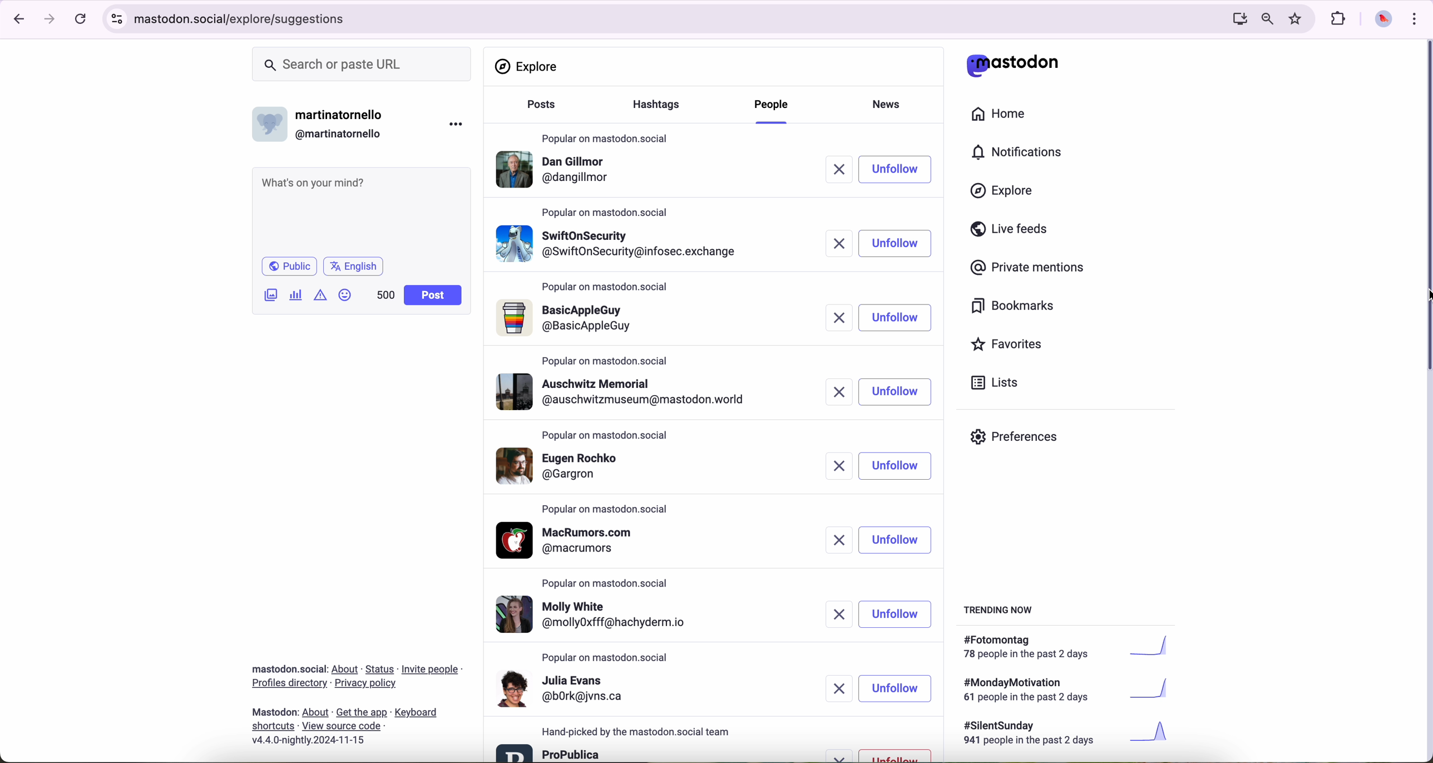  Describe the element at coordinates (1340, 19) in the screenshot. I see `extensions` at that location.